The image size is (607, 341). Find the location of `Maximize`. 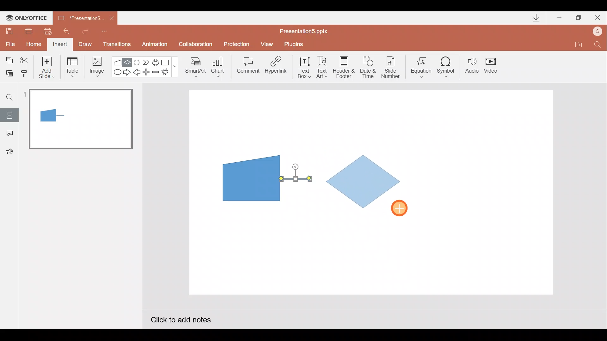

Maximize is located at coordinates (579, 18).